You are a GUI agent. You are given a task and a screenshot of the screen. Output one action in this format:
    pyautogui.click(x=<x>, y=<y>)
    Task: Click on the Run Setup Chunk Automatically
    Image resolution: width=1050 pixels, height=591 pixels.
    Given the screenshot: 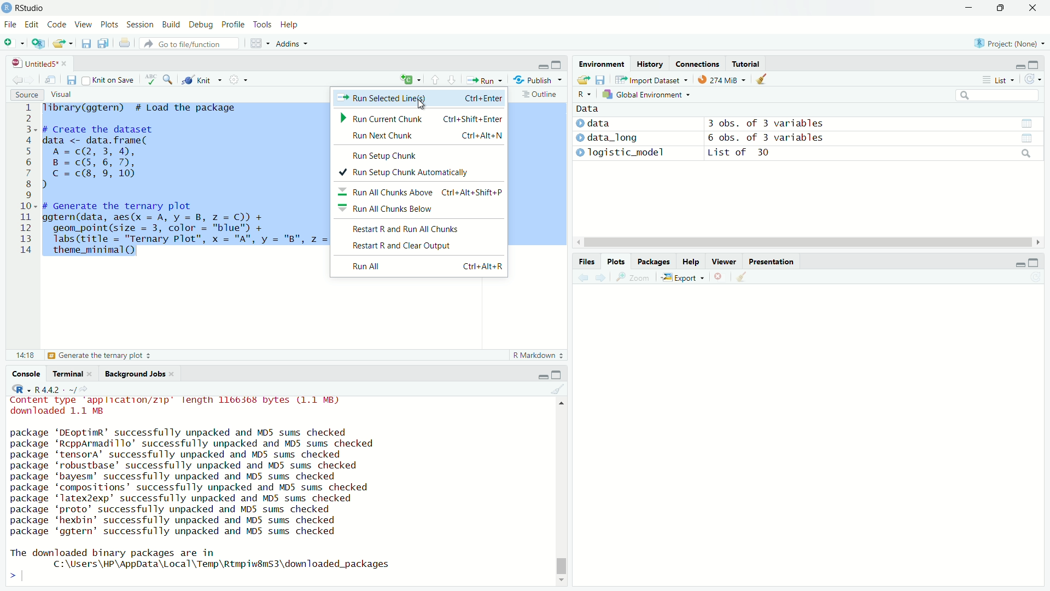 What is the action you would take?
    pyautogui.click(x=409, y=173)
    